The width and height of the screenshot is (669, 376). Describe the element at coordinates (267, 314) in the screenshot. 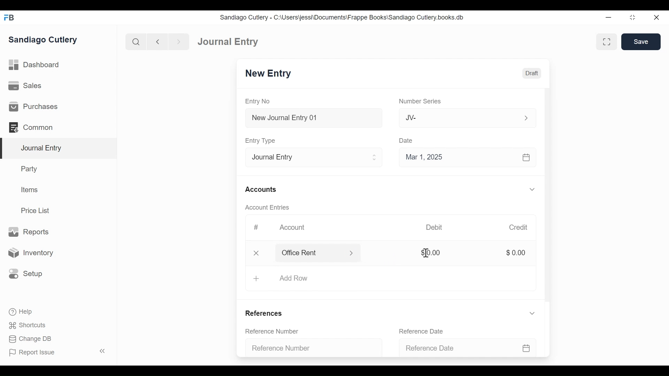

I see `References` at that location.